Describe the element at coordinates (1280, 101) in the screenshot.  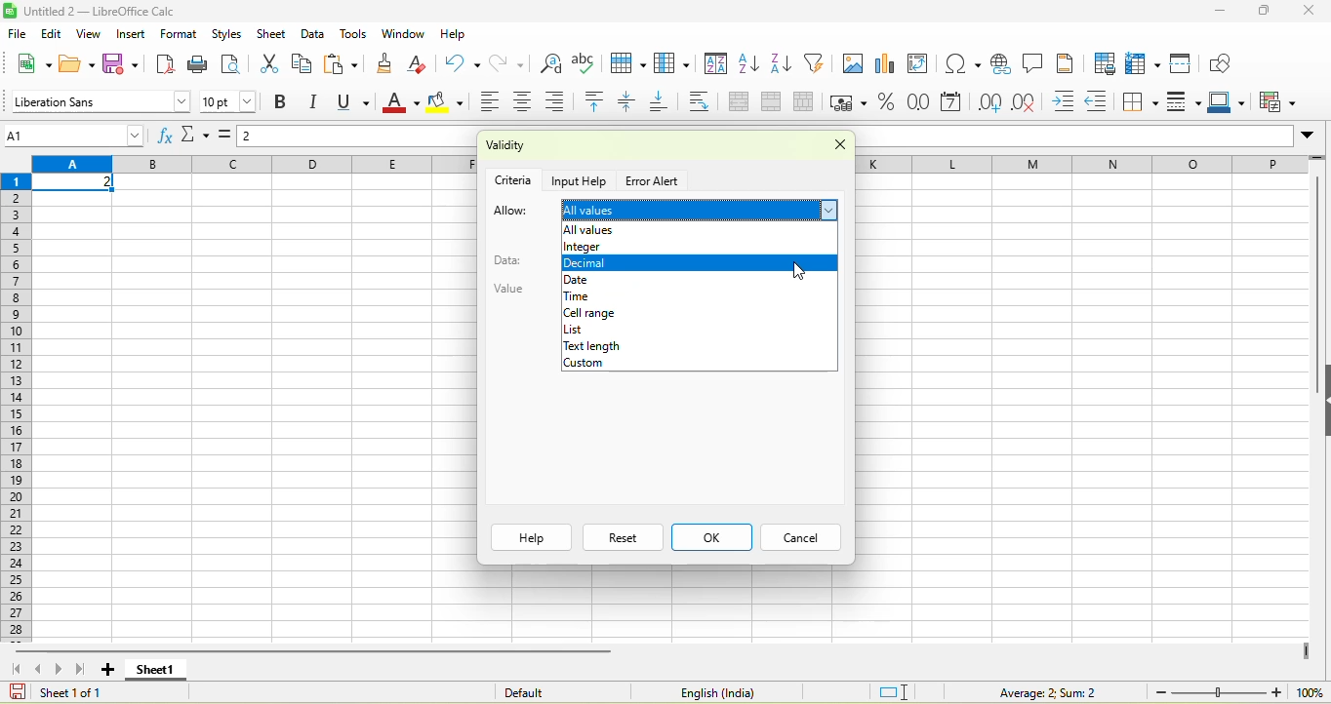
I see `conditional` at that location.